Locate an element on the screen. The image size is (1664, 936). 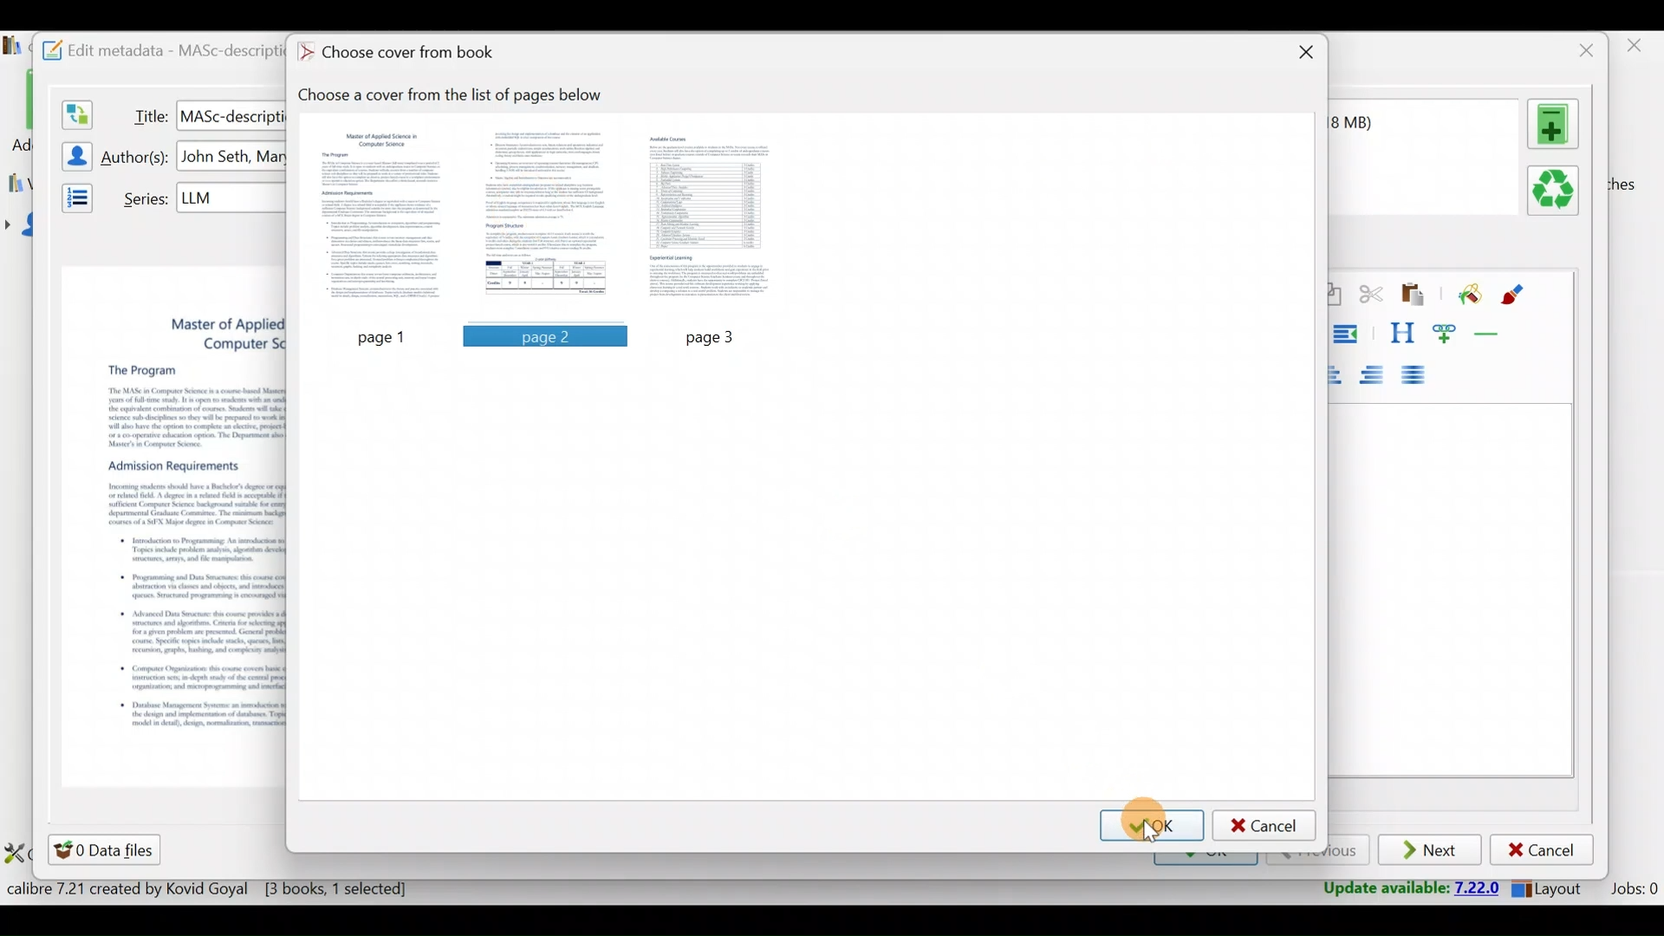
Choose cover from book is located at coordinates (401, 54).